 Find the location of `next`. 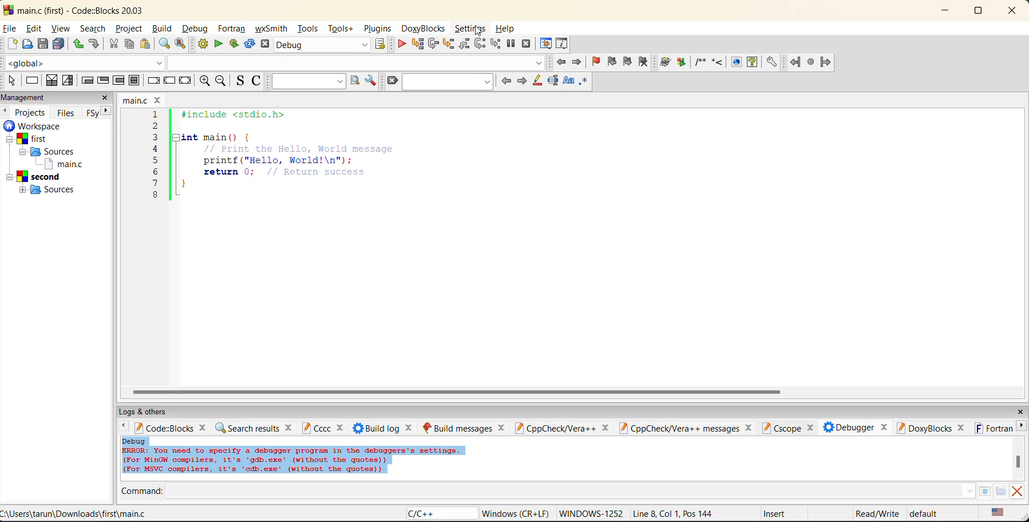

next is located at coordinates (1022, 425).